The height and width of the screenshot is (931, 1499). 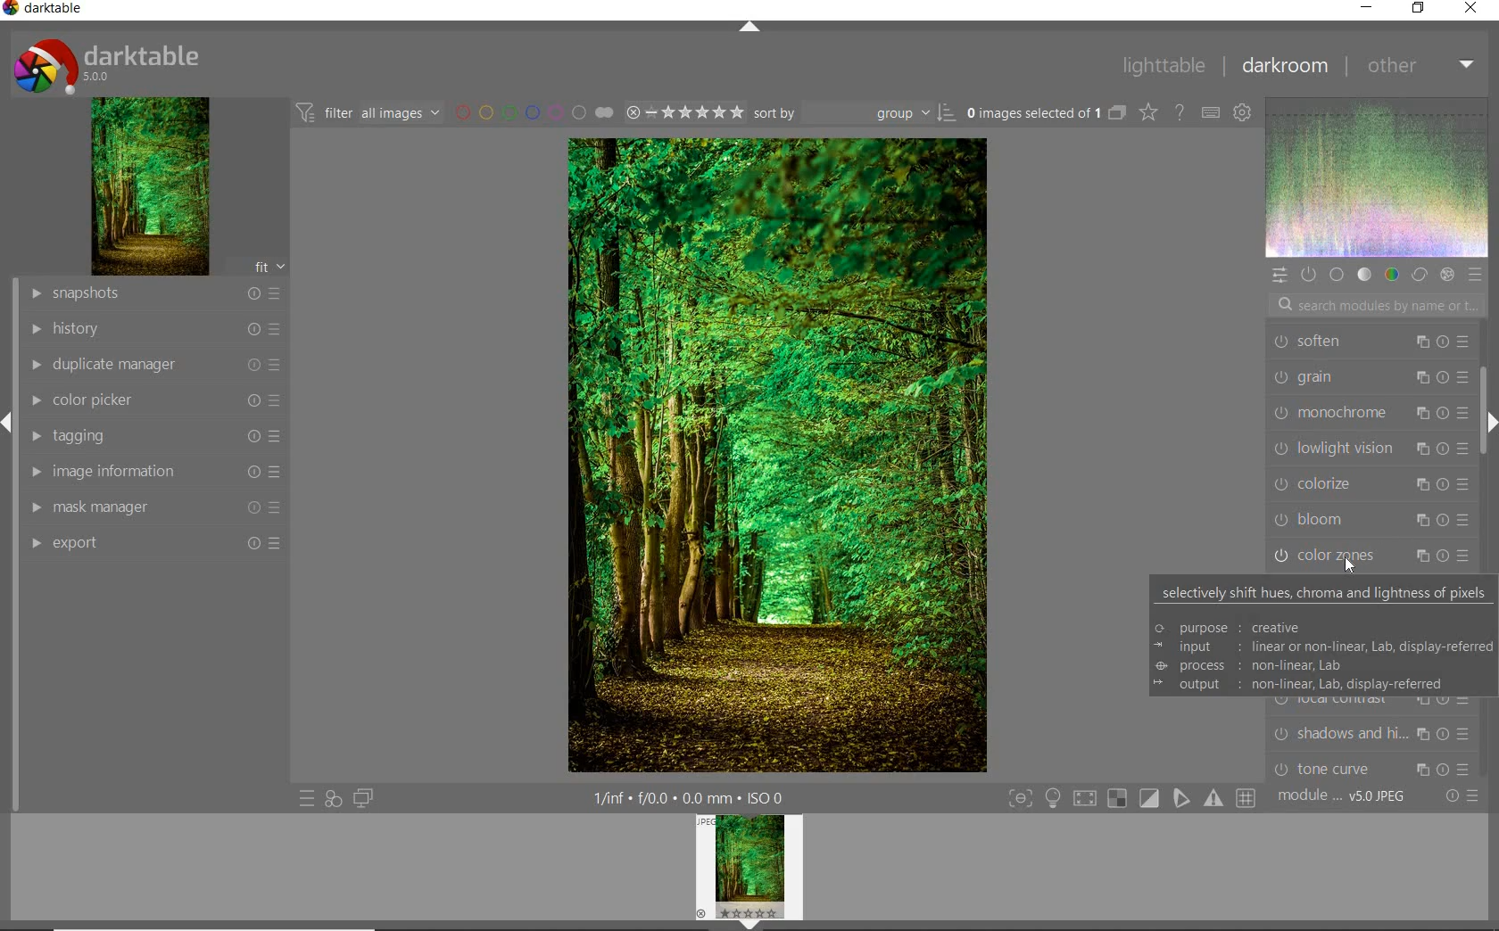 I want to click on EXPAND/COLLAPSE, so click(x=1490, y=424).